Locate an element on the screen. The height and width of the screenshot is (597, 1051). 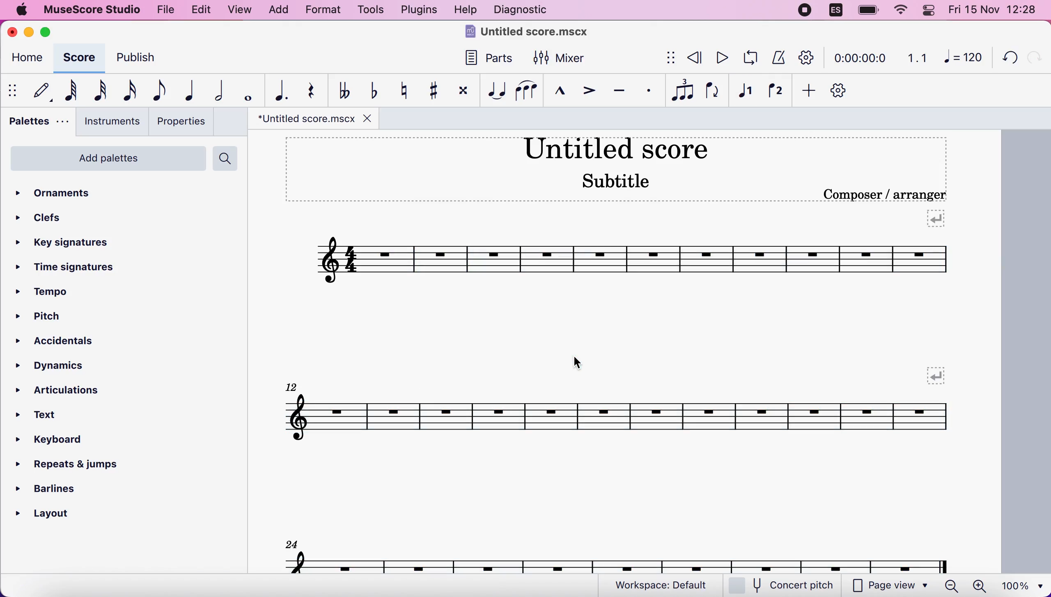
32nd note is located at coordinates (101, 90).